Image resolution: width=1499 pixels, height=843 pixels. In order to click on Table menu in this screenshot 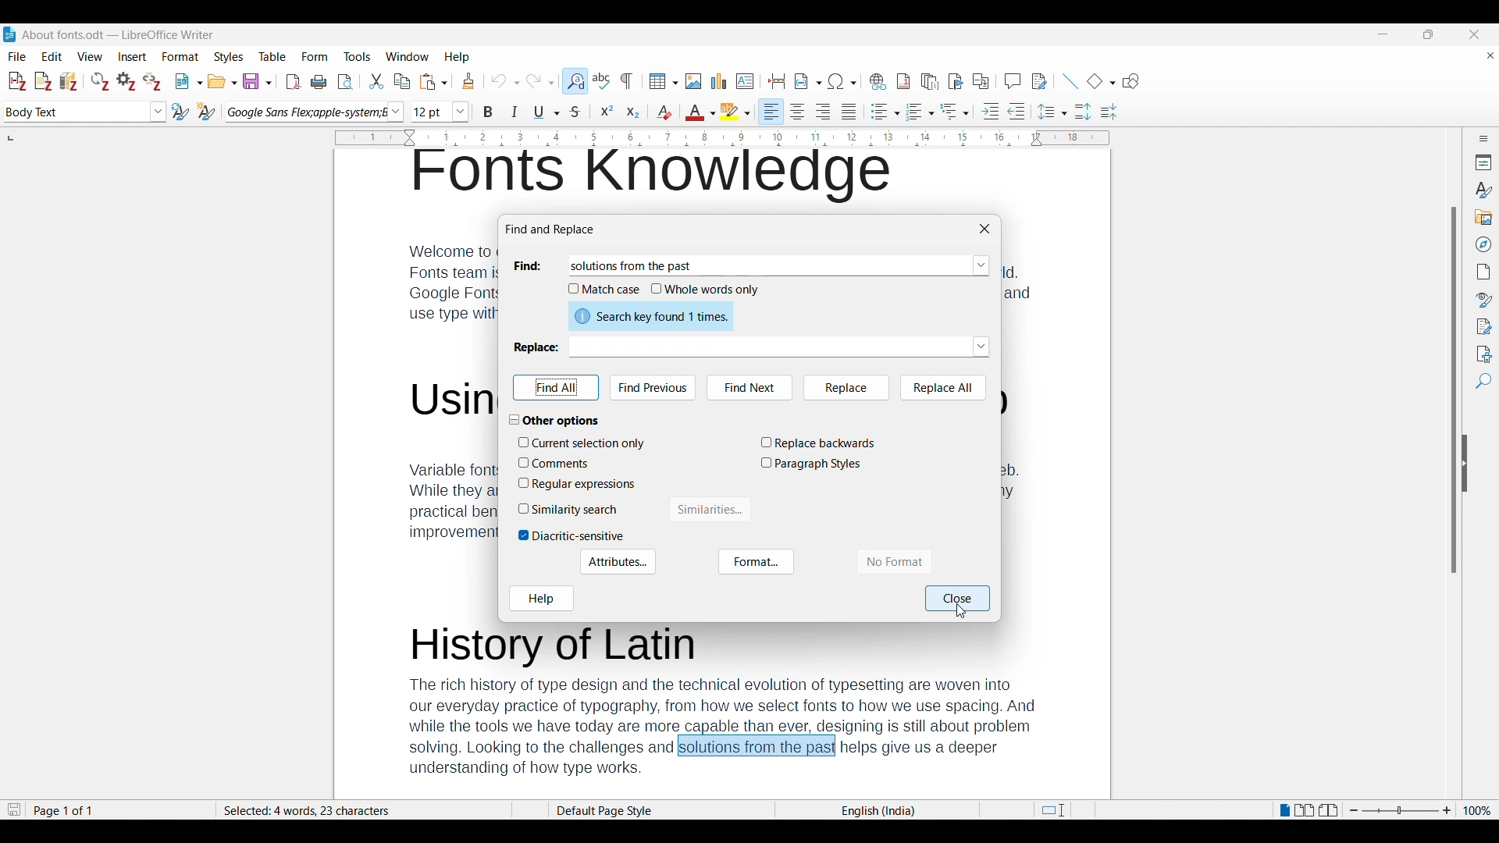, I will do `click(273, 56)`.